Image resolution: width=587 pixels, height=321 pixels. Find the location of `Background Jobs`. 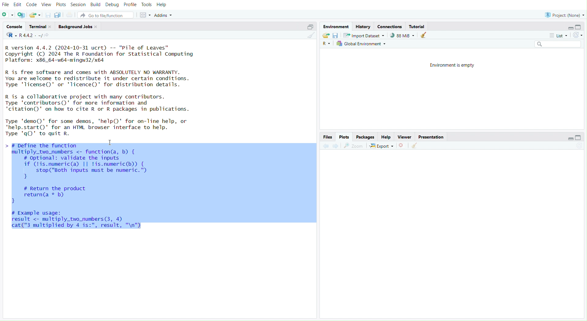

Background Jobs is located at coordinates (77, 27).